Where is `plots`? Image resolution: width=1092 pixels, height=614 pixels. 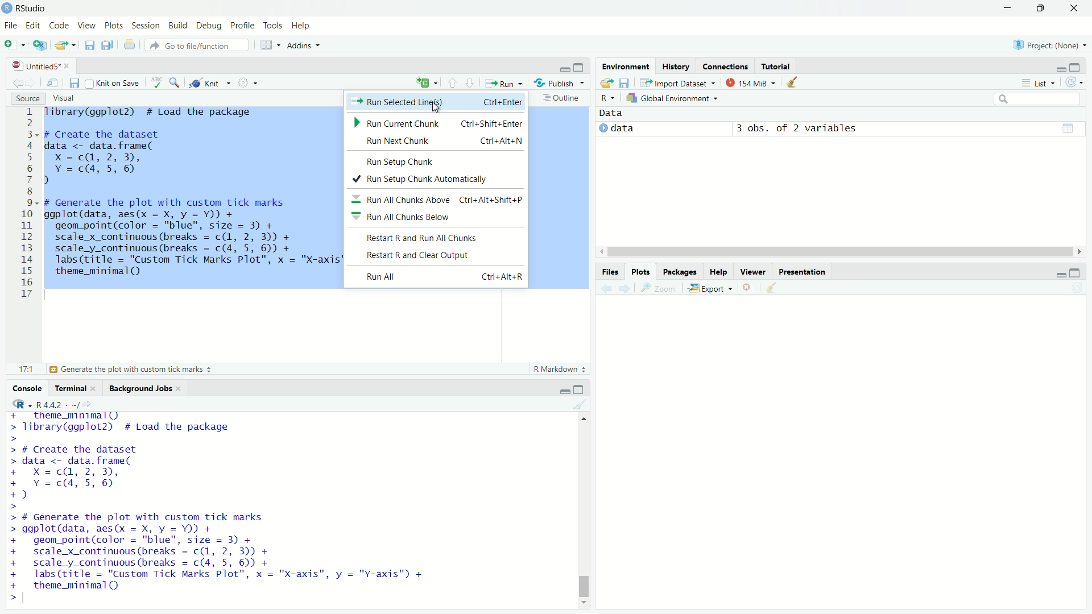 plots is located at coordinates (641, 271).